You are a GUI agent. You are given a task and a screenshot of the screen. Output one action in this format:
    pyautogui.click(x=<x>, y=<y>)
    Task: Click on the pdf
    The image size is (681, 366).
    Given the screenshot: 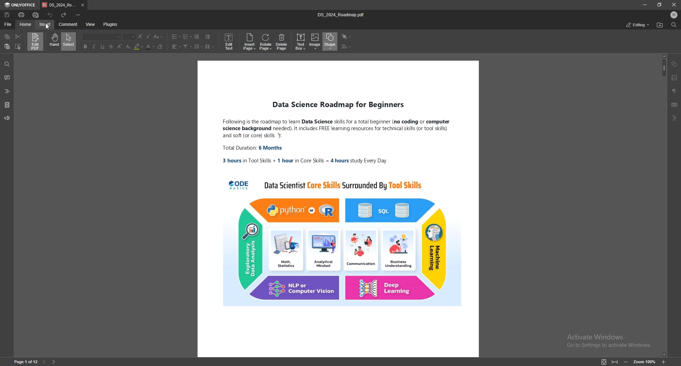 What is the action you would take?
    pyautogui.click(x=337, y=210)
    